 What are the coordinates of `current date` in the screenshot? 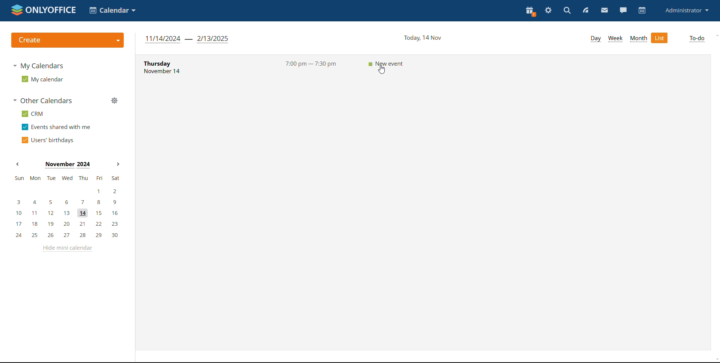 It's located at (422, 38).